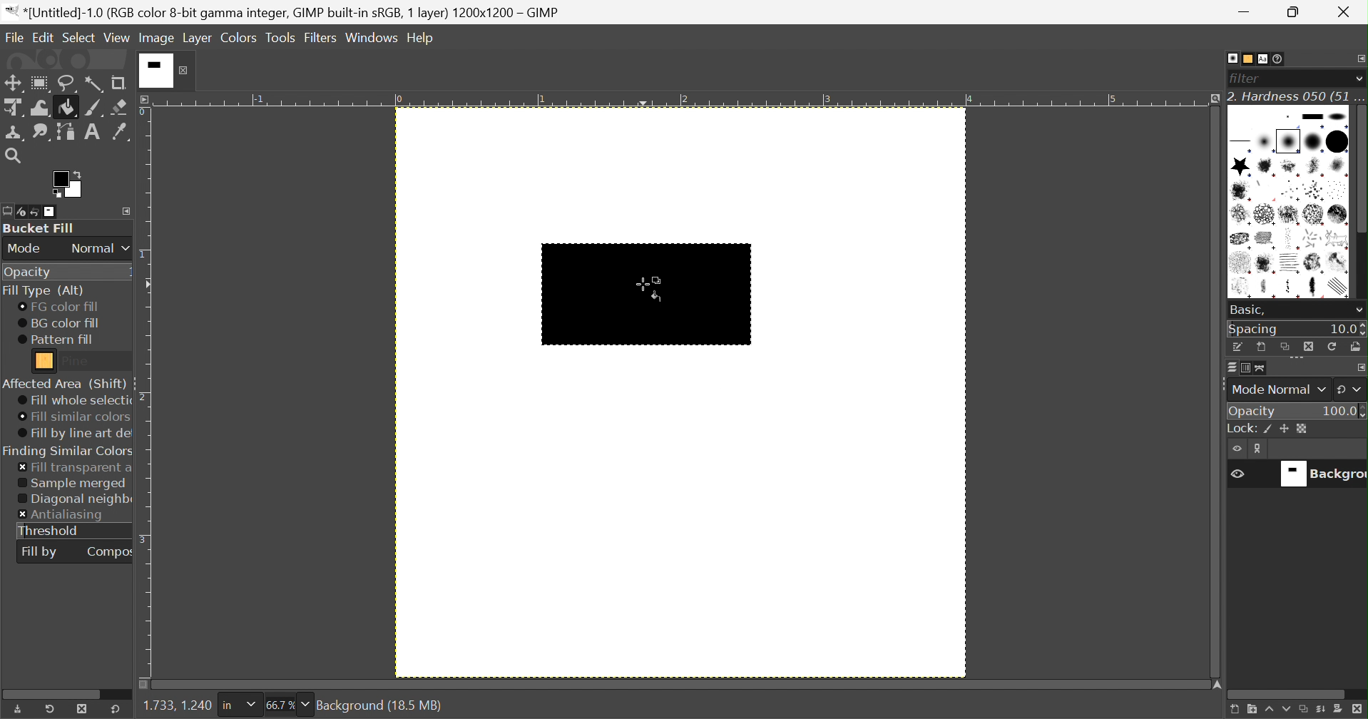  I want to click on , so click(1240, 429).